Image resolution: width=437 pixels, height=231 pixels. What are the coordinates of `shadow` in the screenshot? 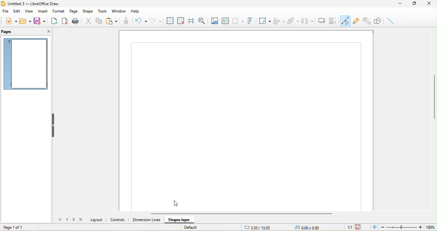 It's located at (321, 21).